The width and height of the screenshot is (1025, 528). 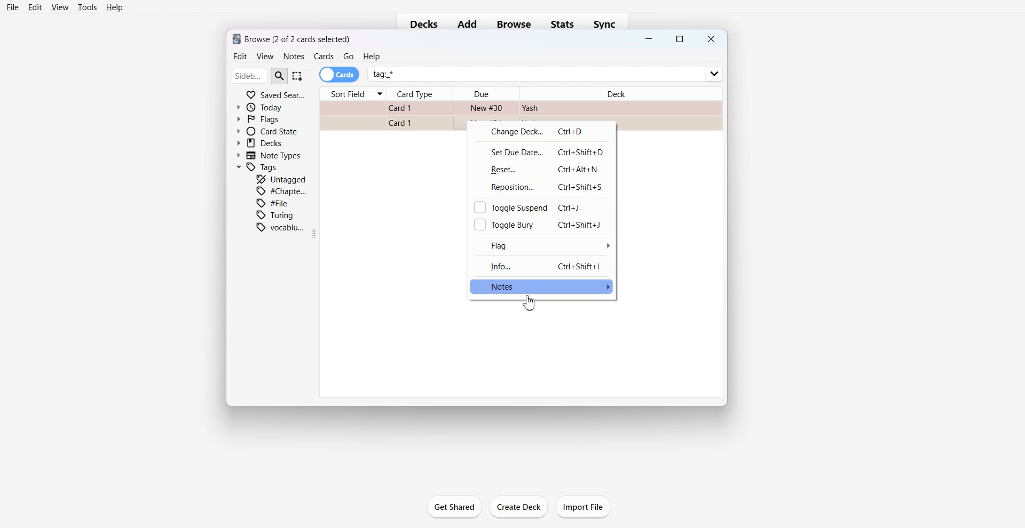 I want to click on Due, so click(x=486, y=94).